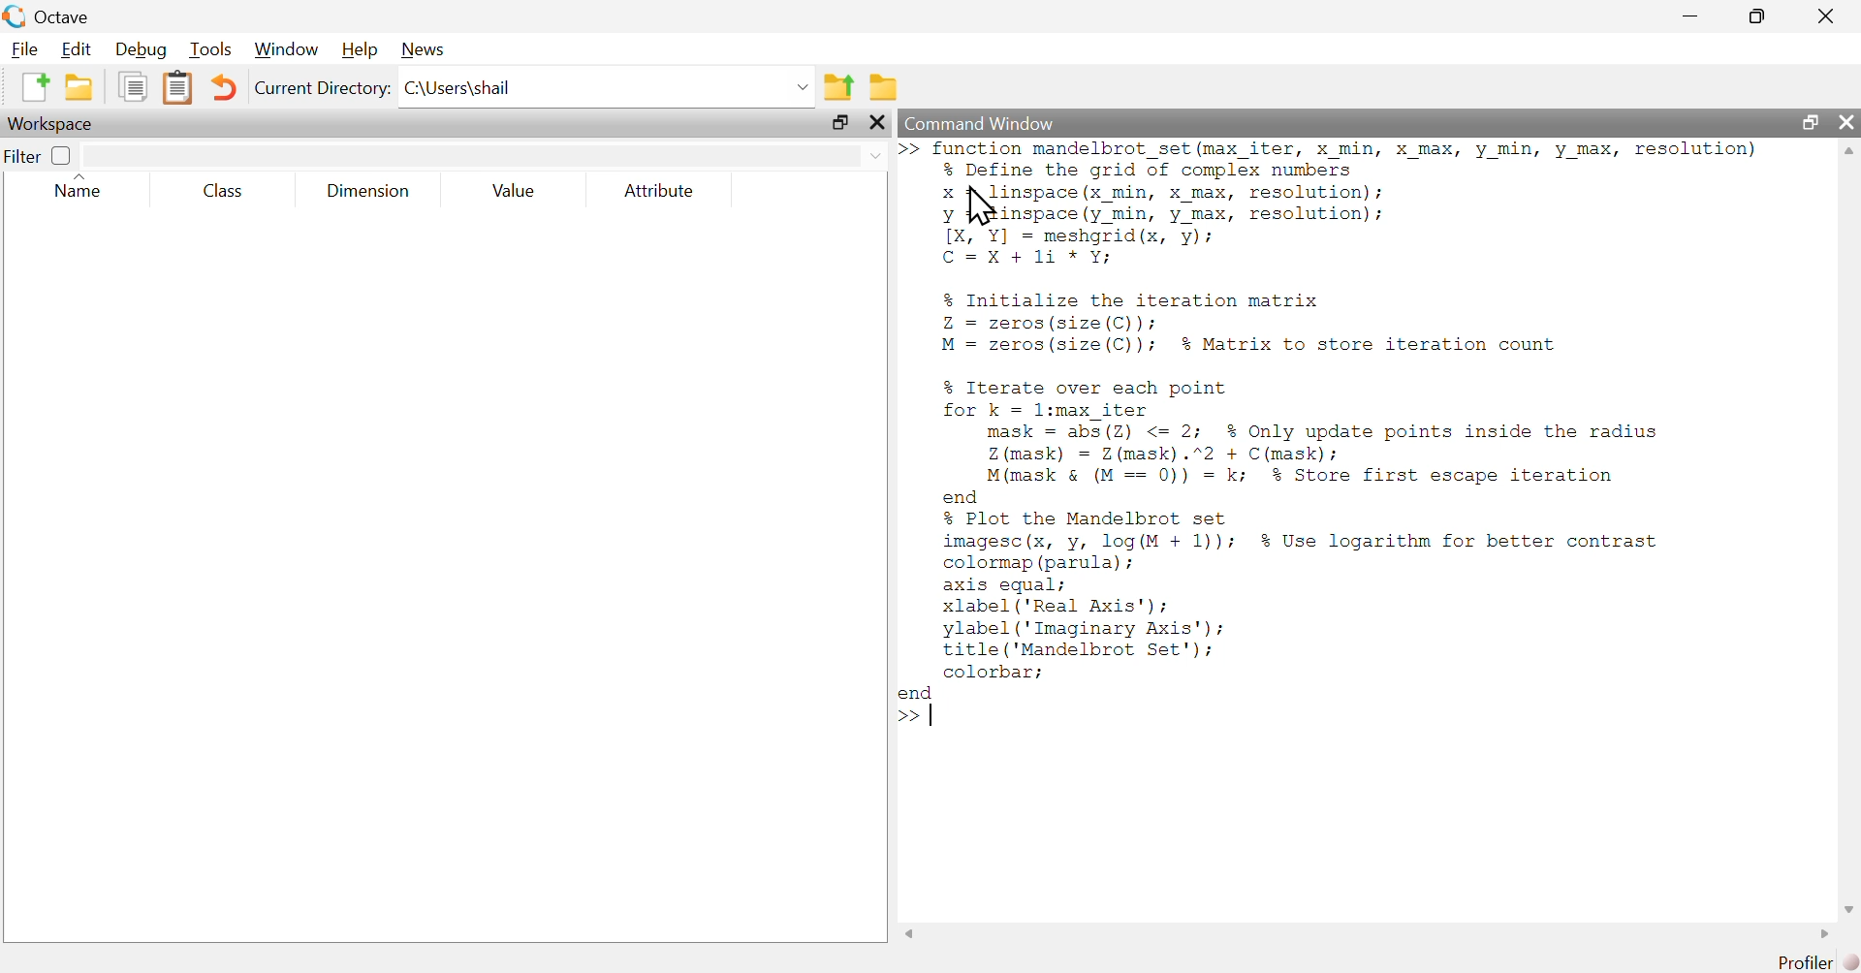 The image size is (1861, 973). Describe the element at coordinates (980, 208) in the screenshot. I see `cursor` at that location.